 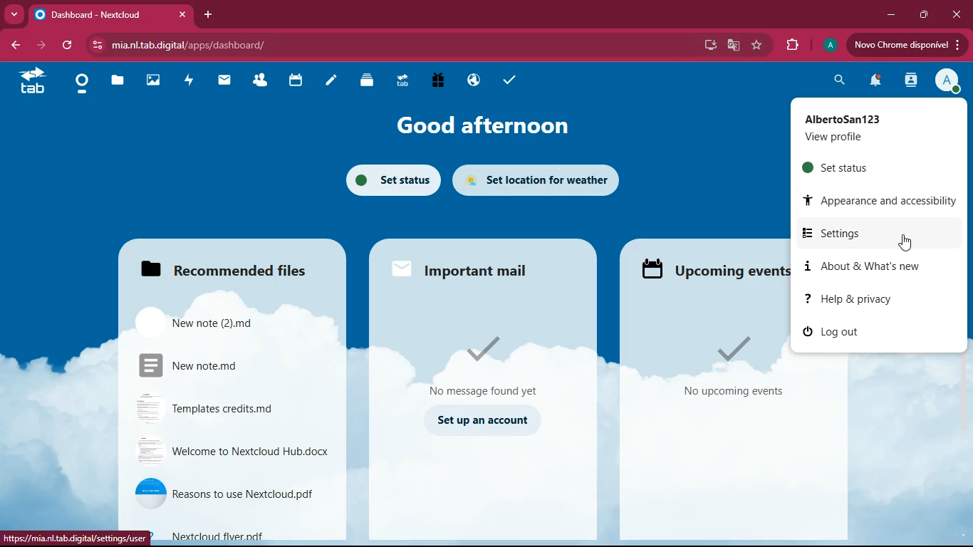 What do you see at coordinates (233, 366) in the screenshot?
I see `file` at bounding box center [233, 366].